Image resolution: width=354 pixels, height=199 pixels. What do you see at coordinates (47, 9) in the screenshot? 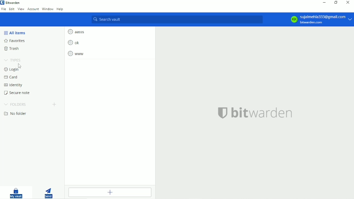
I see `Window` at bounding box center [47, 9].